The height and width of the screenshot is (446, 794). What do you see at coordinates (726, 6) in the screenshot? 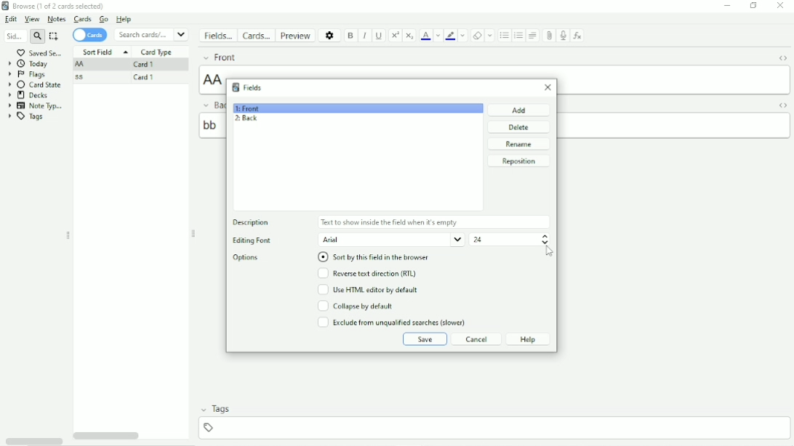
I see `Minimize` at bounding box center [726, 6].